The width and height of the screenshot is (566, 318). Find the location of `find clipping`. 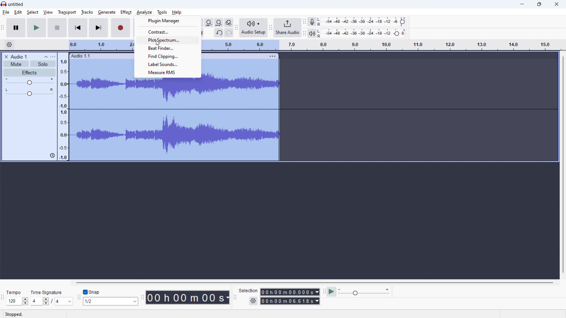

find clipping is located at coordinates (168, 56).